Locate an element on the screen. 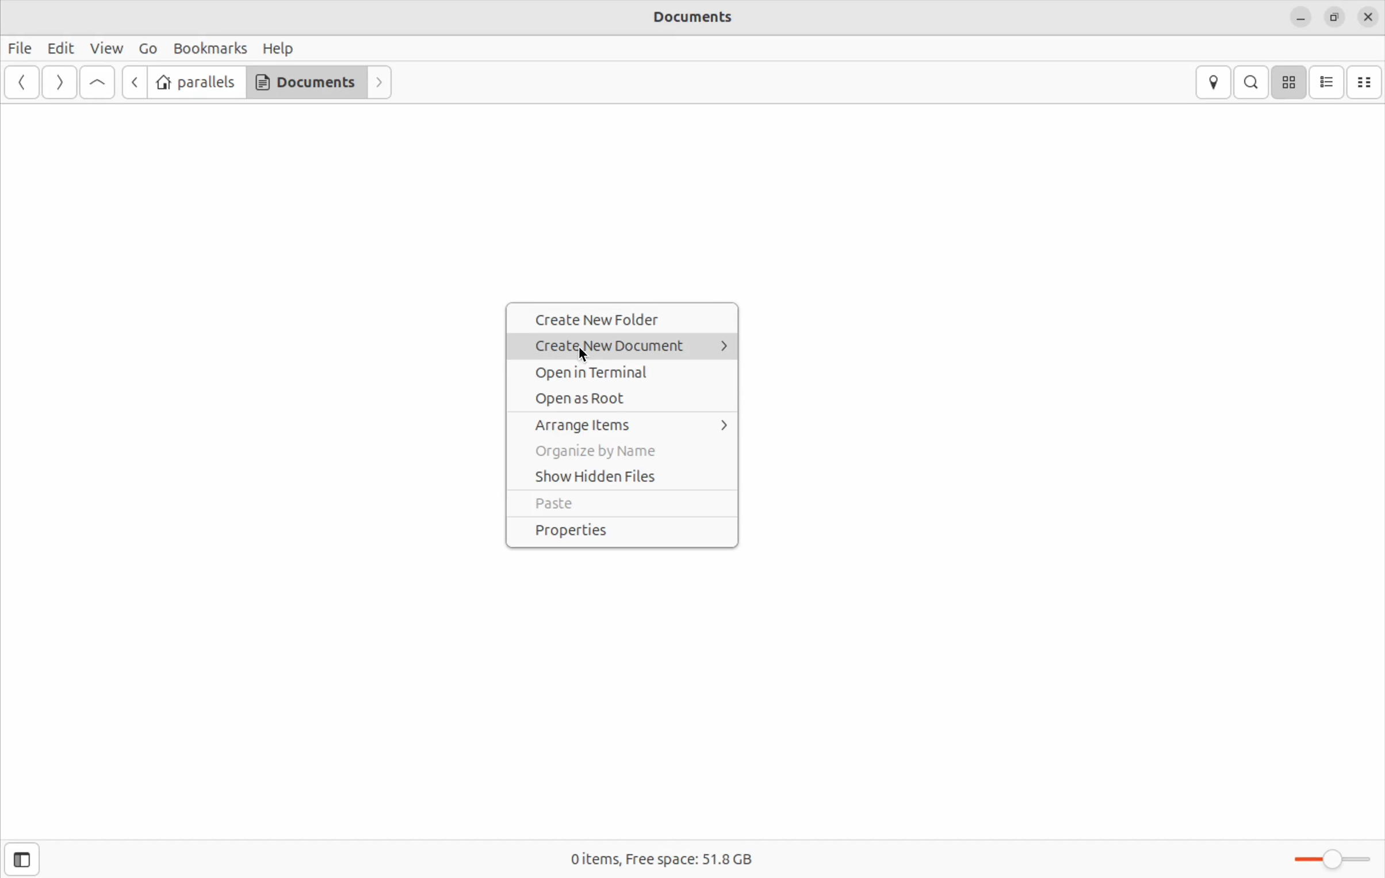 This screenshot has width=1385, height=878. Paste is located at coordinates (619, 504).